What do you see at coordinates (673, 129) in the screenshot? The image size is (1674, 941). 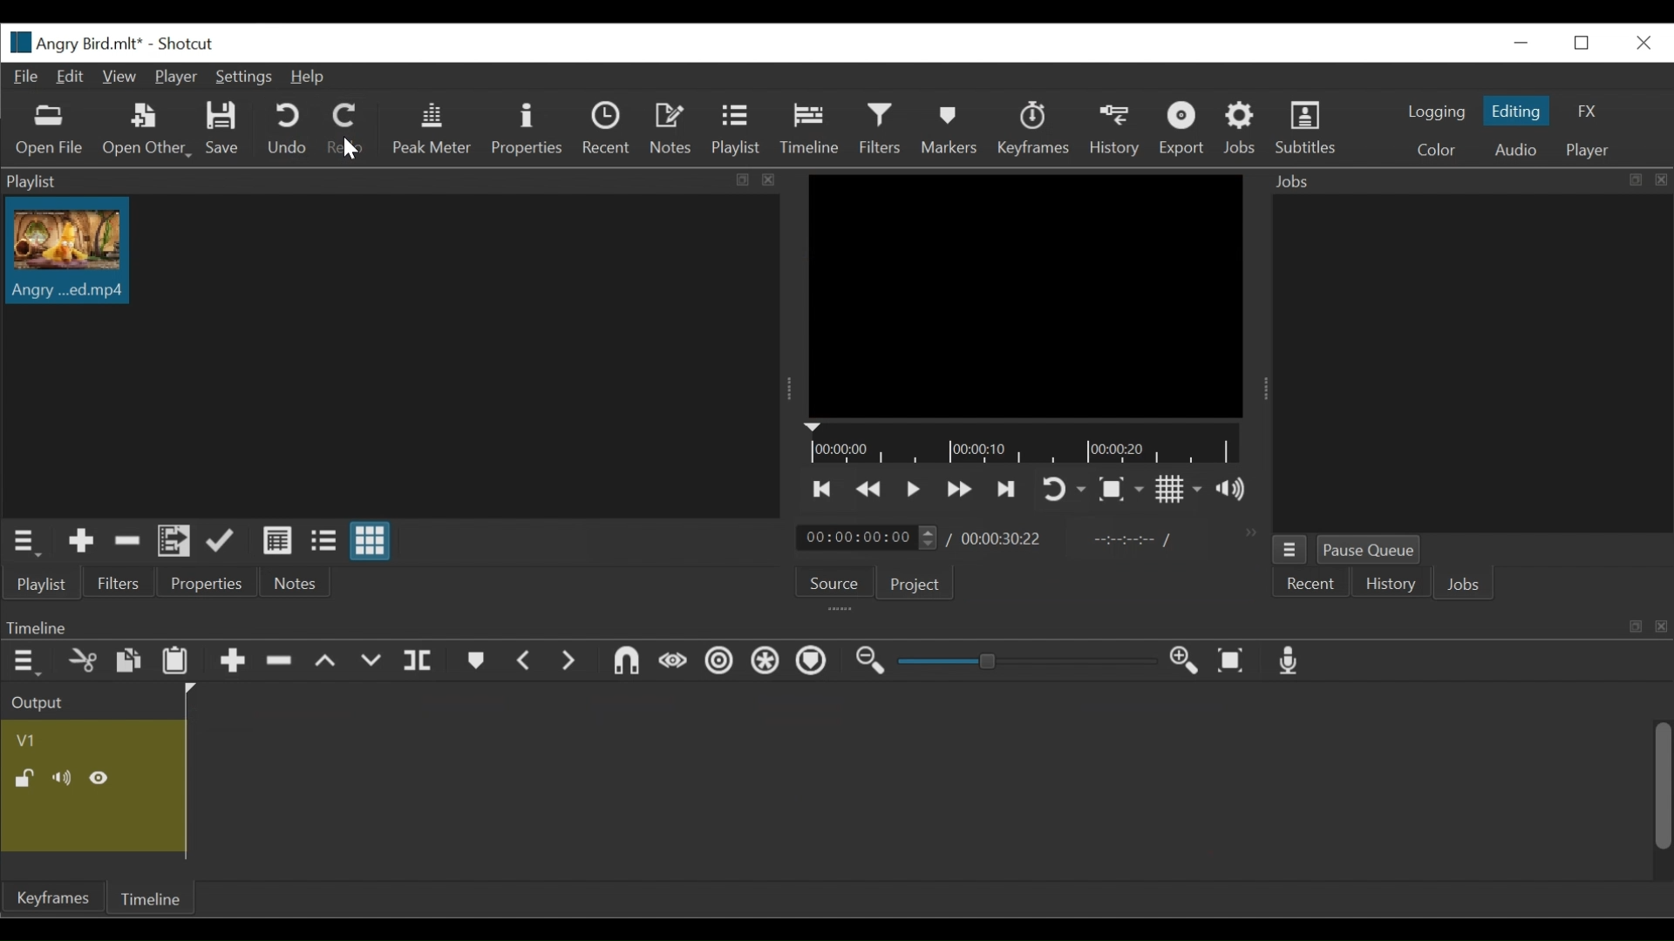 I see `Notes` at bounding box center [673, 129].